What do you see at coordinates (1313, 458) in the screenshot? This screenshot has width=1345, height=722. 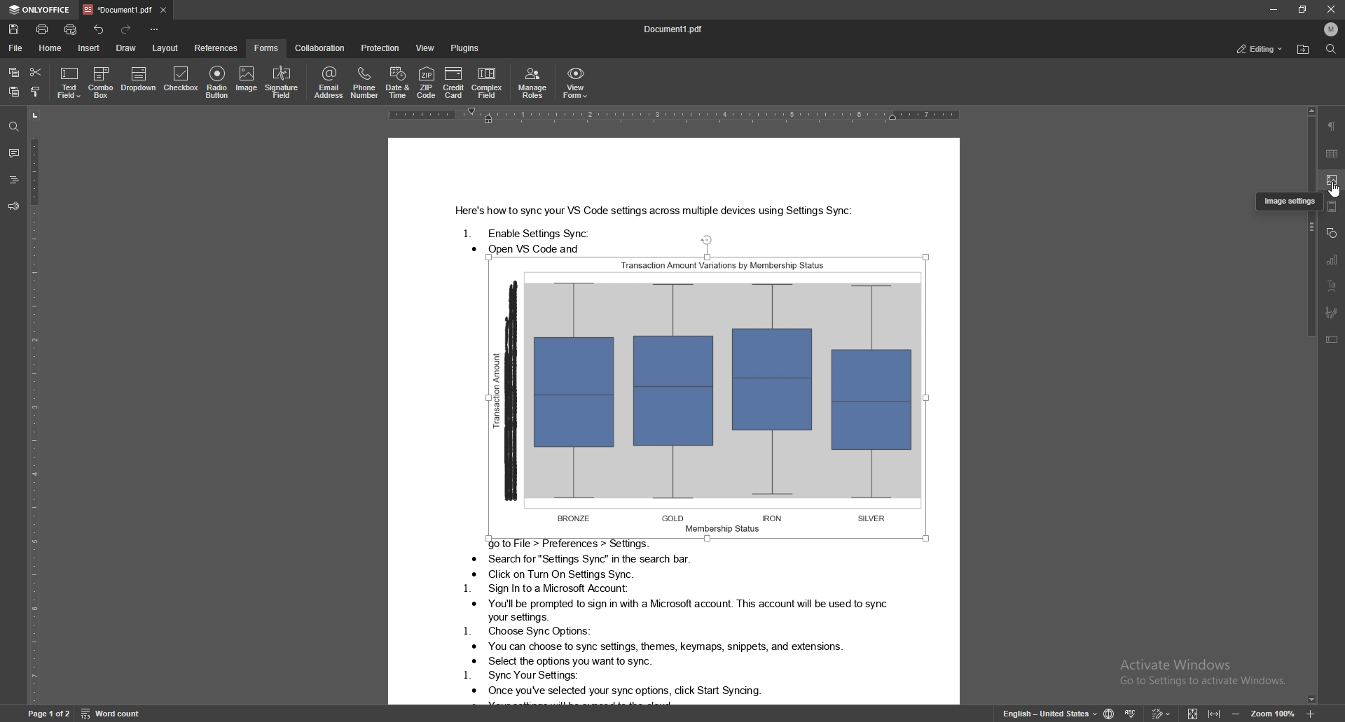 I see `scroll bar` at bounding box center [1313, 458].